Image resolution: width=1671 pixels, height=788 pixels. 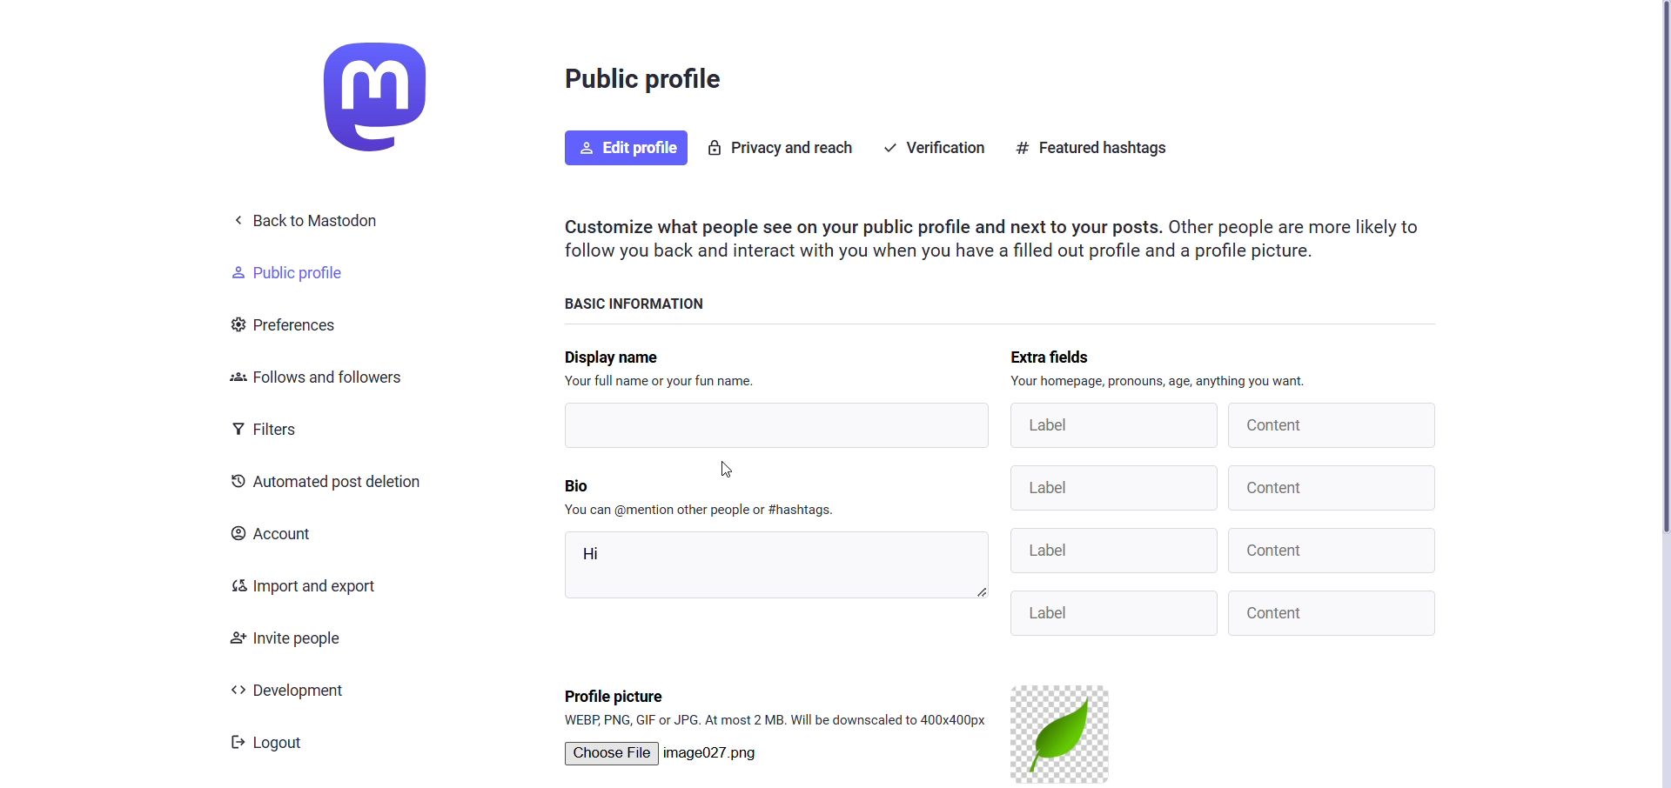 I want to click on profile picture, so click(x=615, y=693).